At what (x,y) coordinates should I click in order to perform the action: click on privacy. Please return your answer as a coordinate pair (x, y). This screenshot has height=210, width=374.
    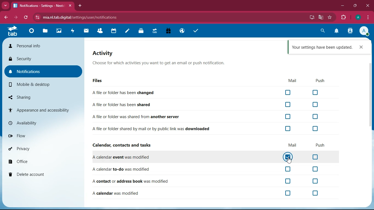
    Looking at the image, I should click on (42, 147).